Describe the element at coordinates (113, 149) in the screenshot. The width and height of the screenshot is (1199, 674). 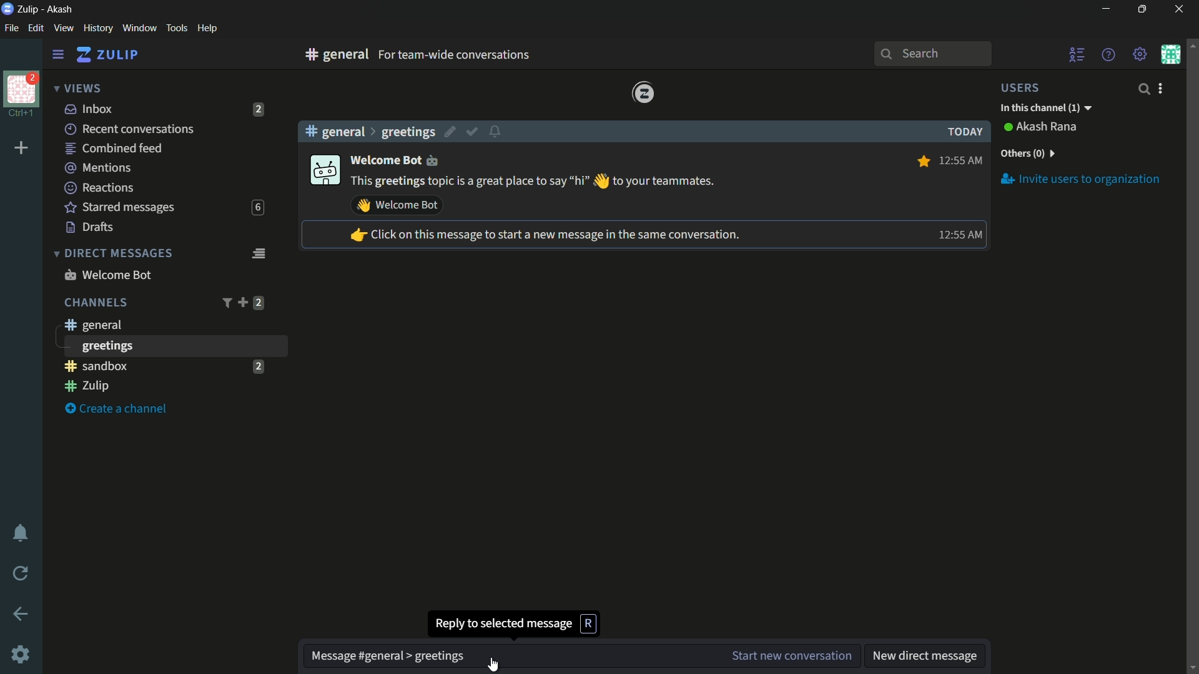
I see `combined feed` at that location.